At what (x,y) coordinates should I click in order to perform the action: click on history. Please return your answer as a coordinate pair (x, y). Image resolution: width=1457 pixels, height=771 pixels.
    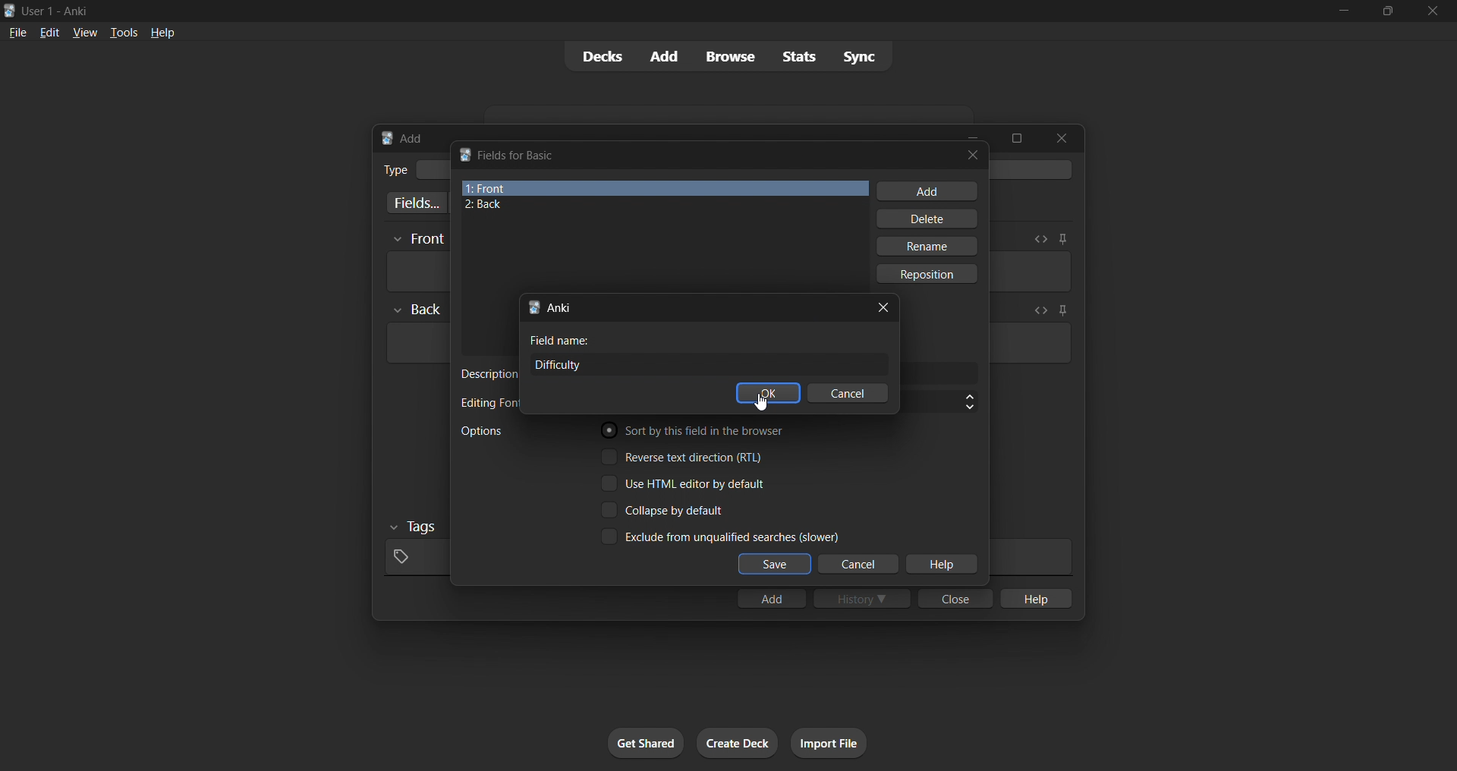
    Looking at the image, I should click on (862, 598).